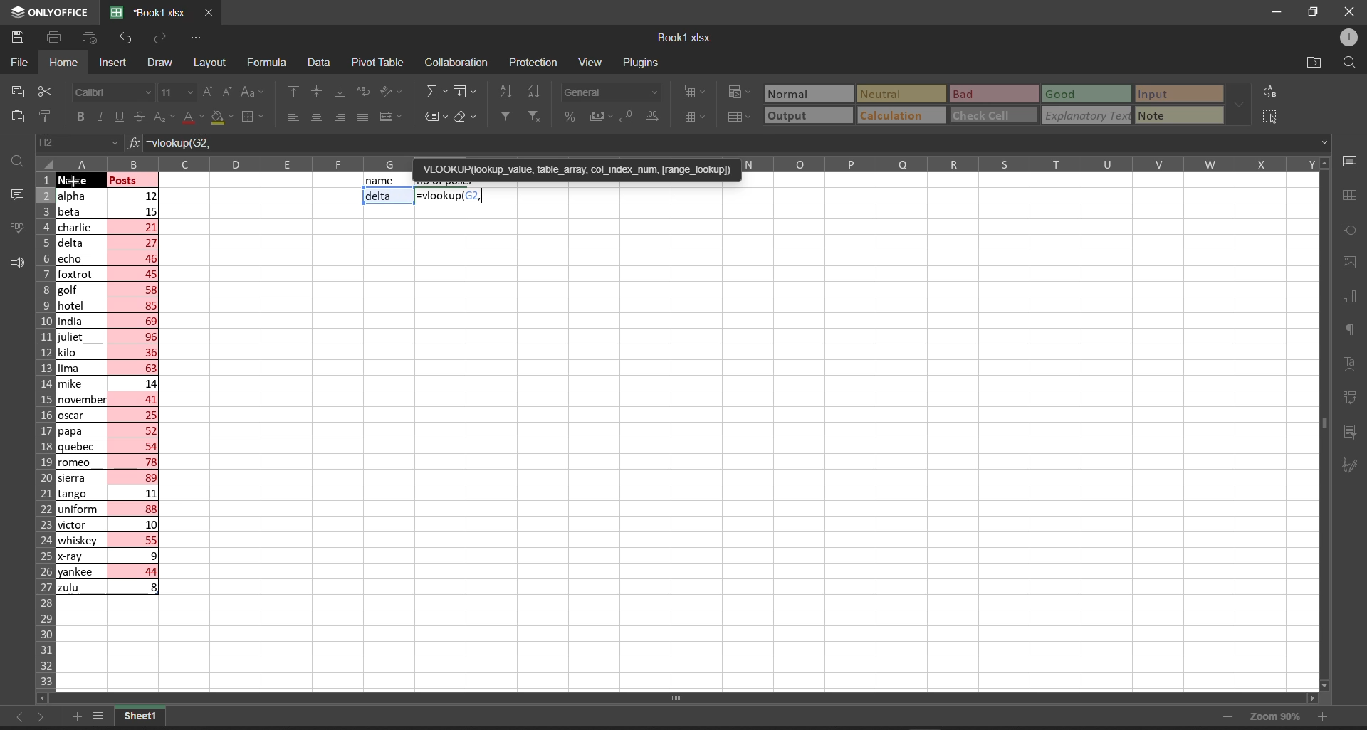  Describe the element at coordinates (537, 62) in the screenshot. I see `protection` at that location.